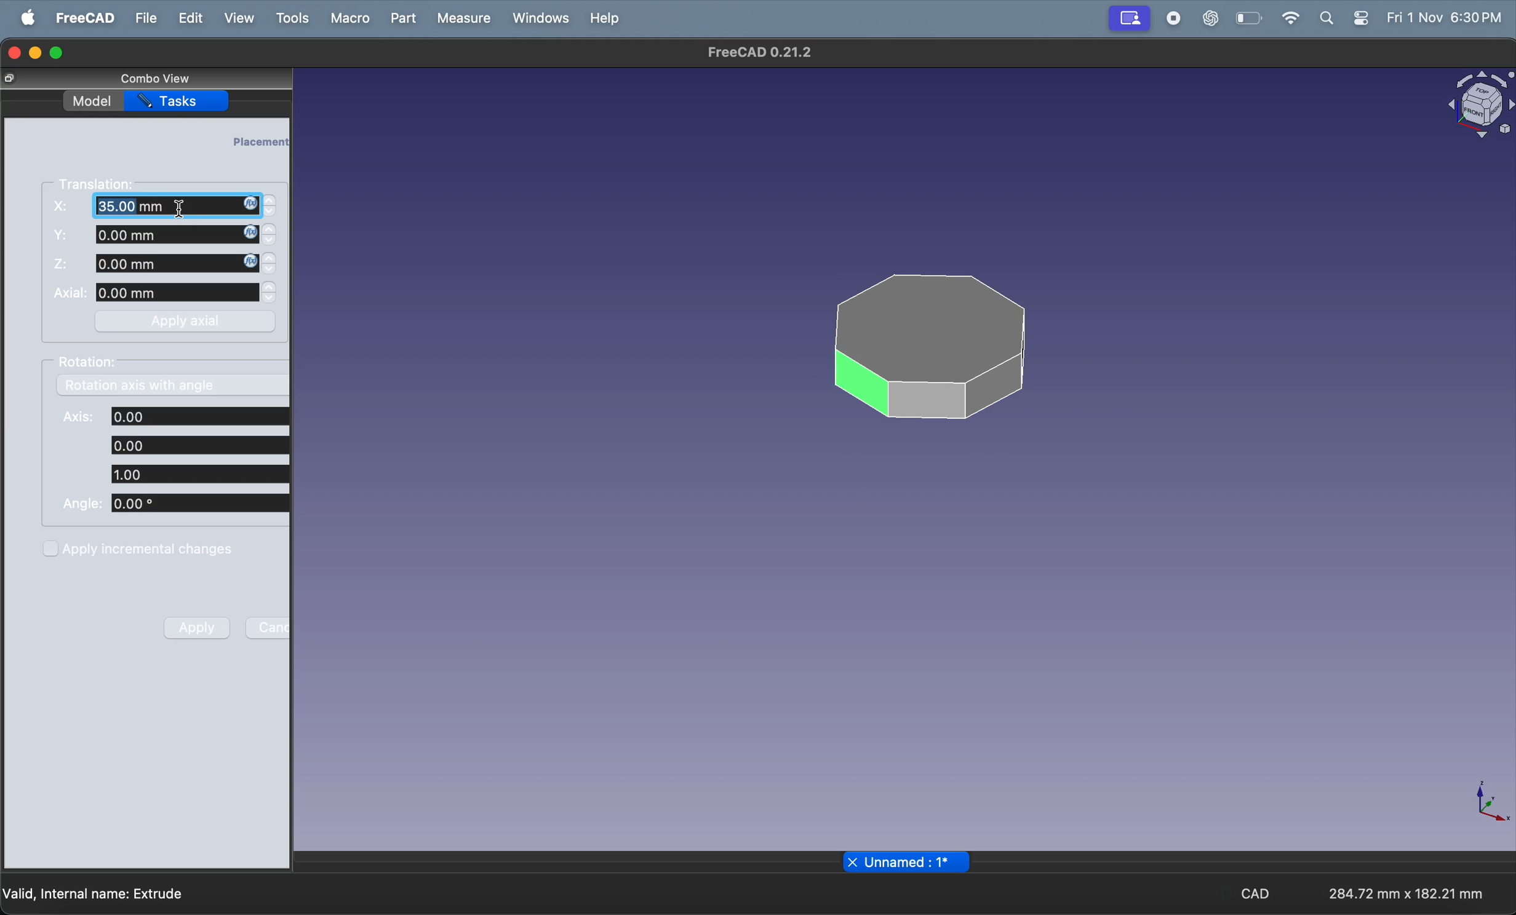 The width and height of the screenshot is (1516, 915). I want to click on down, so click(269, 213).